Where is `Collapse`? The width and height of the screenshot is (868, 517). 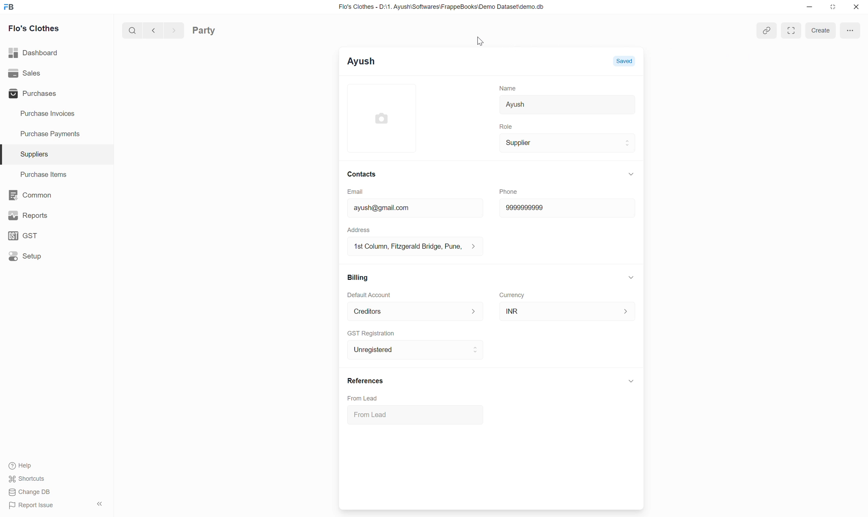
Collapse is located at coordinates (631, 174).